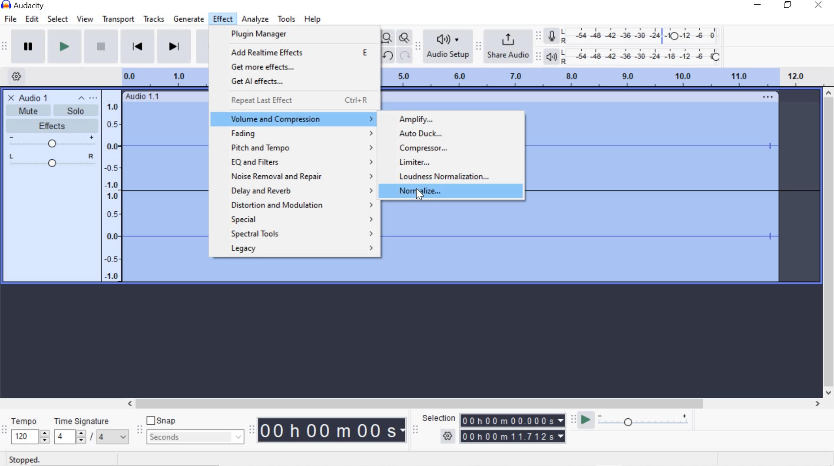  Describe the element at coordinates (298, 82) in the screenshot. I see `get Al effects` at that location.